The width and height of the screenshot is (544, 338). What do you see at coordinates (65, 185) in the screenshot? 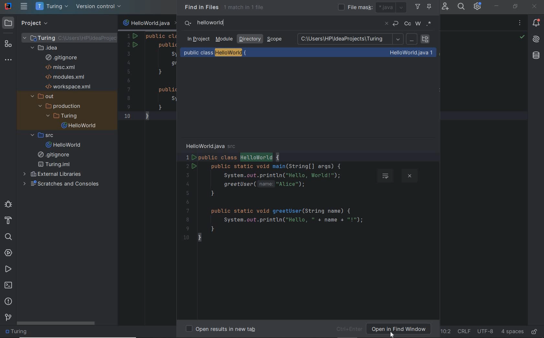
I see `scratches and consloes` at bounding box center [65, 185].